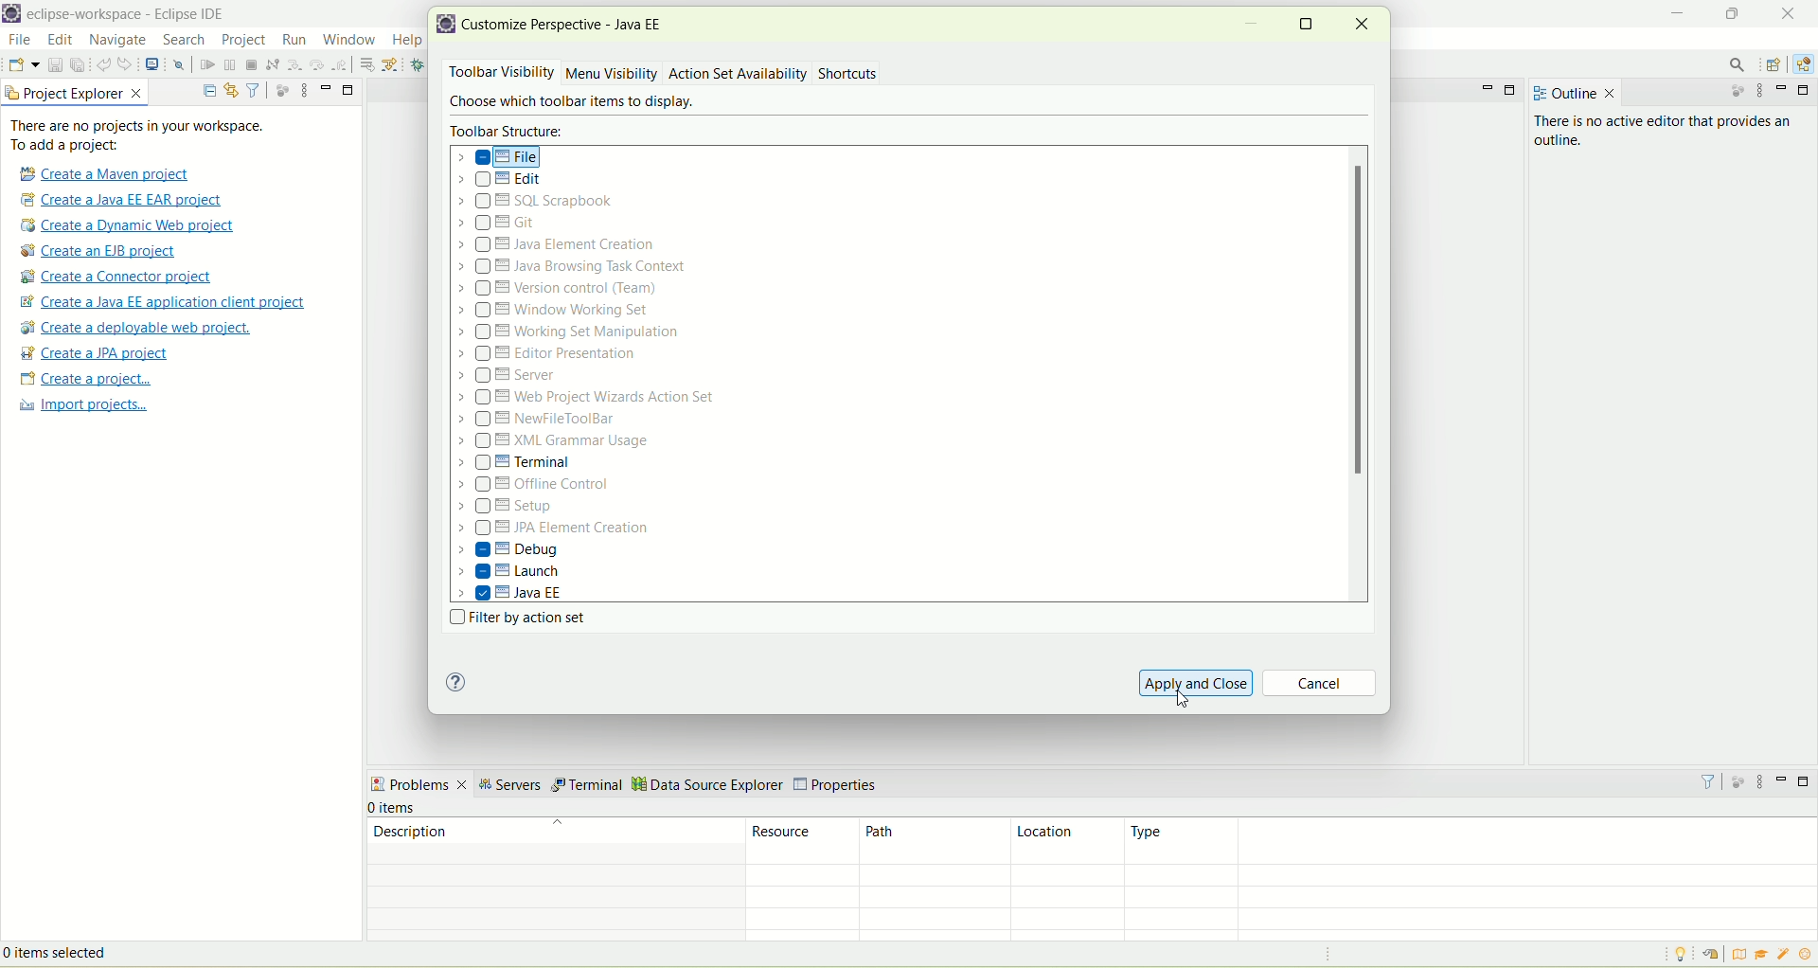 The image size is (1818, 968). What do you see at coordinates (589, 398) in the screenshot?
I see `web project` at bounding box center [589, 398].